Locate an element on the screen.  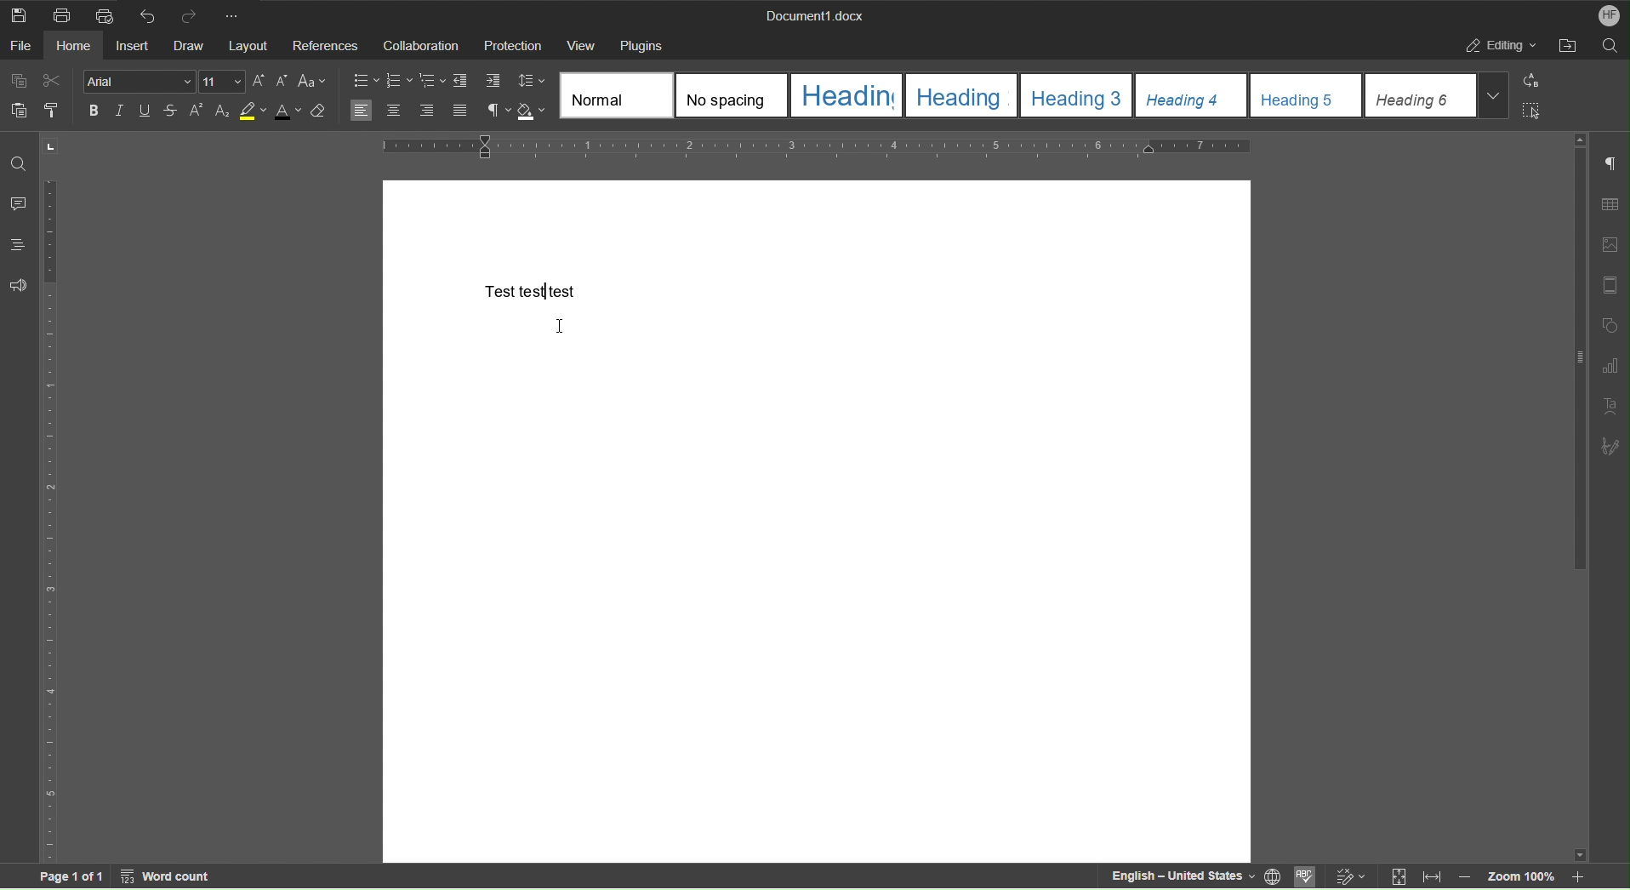
Print is located at coordinates (66, 14).